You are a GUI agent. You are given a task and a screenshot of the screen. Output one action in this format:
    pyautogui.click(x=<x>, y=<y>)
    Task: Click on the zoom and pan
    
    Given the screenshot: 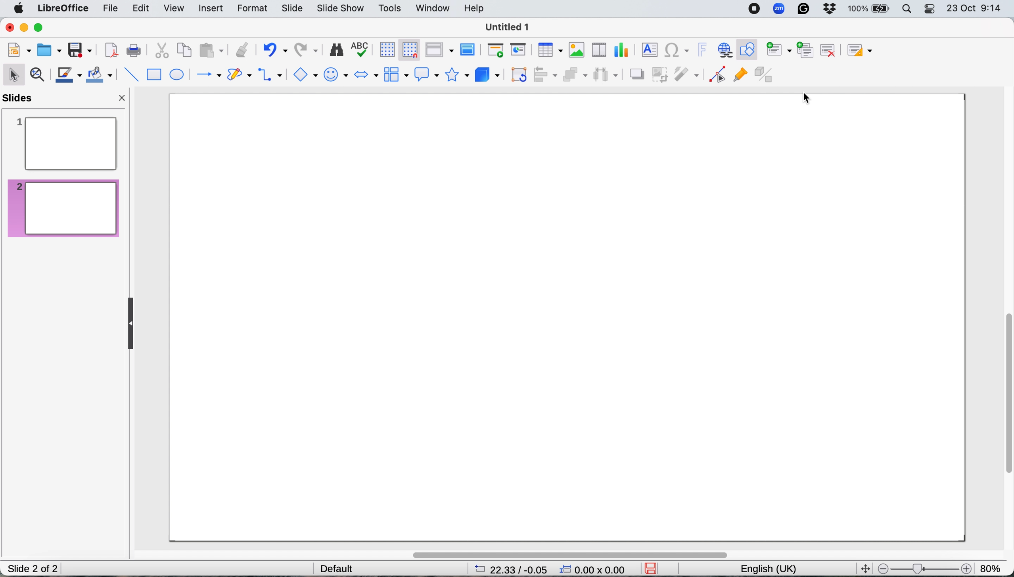 What is the action you would take?
    pyautogui.click(x=38, y=76)
    